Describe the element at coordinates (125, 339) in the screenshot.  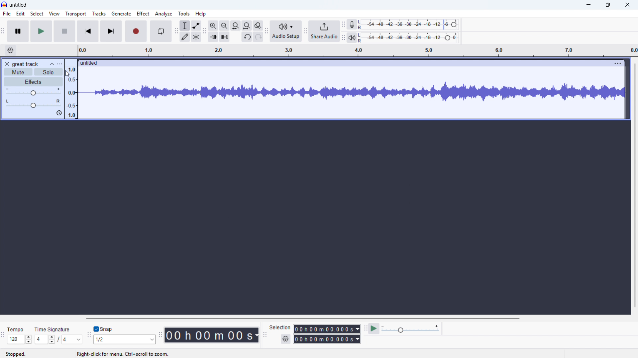
I see `Set snapping ` at that location.